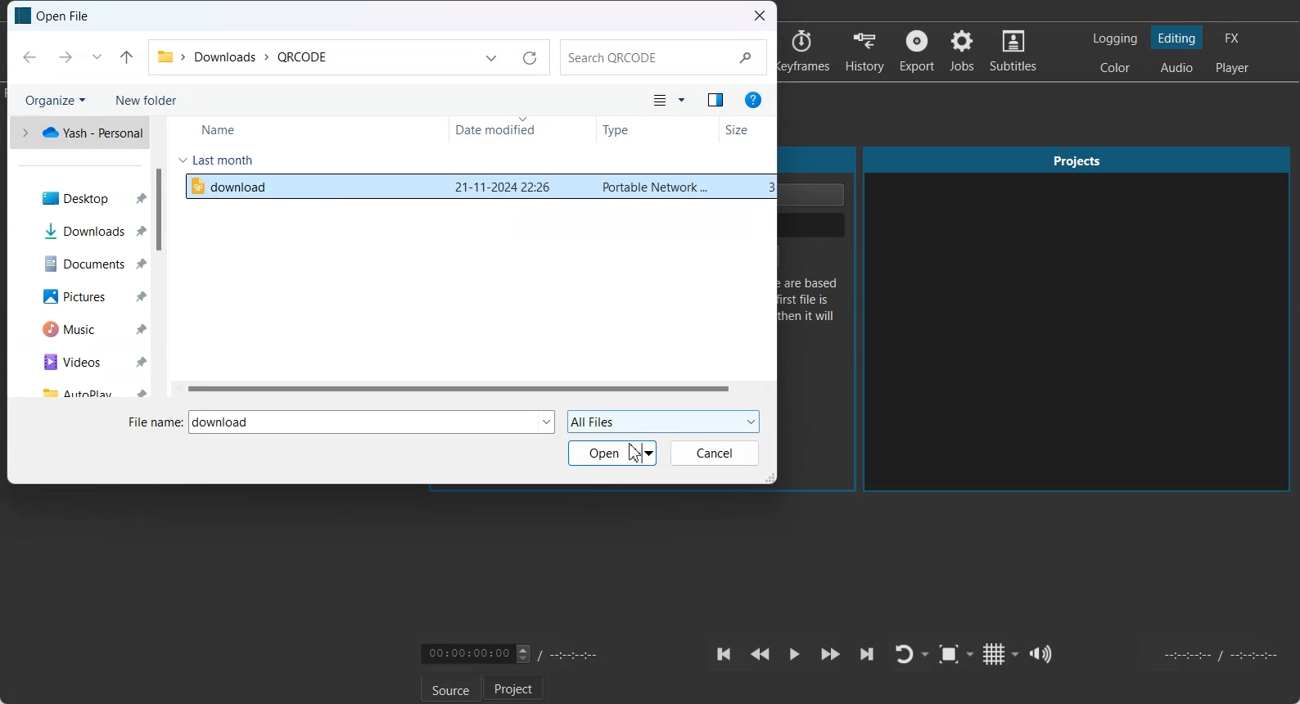 Image resolution: width=1300 pixels, height=704 pixels. What do you see at coordinates (765, 187) in the screenshot?
I see `size` at bounding box center [765, 187].